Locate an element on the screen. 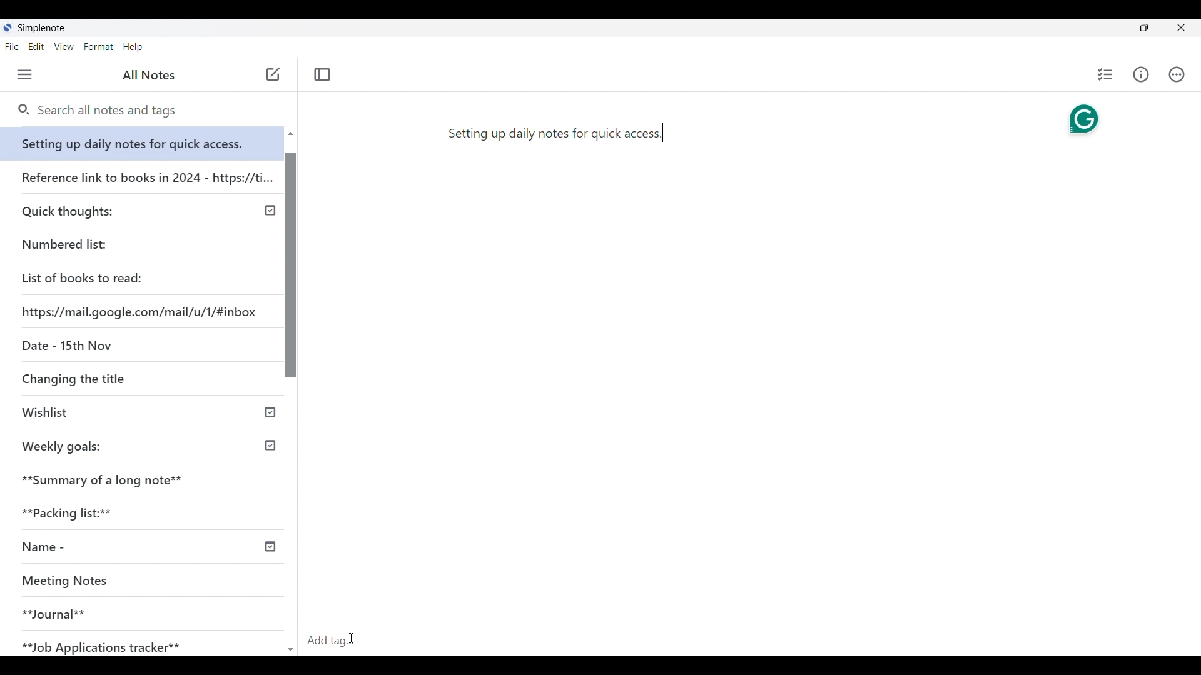 The width and height of the screenshot is (1201, 675). File menu is located at coordinates (12, 47).